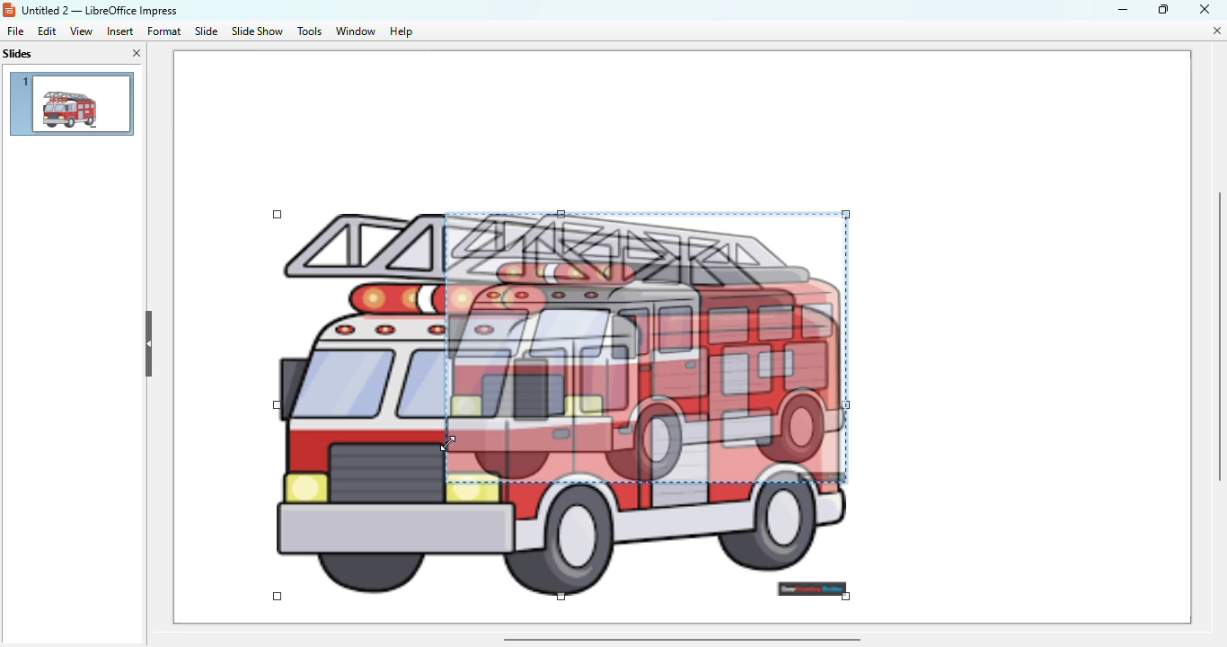 The image size is (1227, 647). Describe the element at coordinates (207, 31) in the screenshot. I see `slide` at that location.